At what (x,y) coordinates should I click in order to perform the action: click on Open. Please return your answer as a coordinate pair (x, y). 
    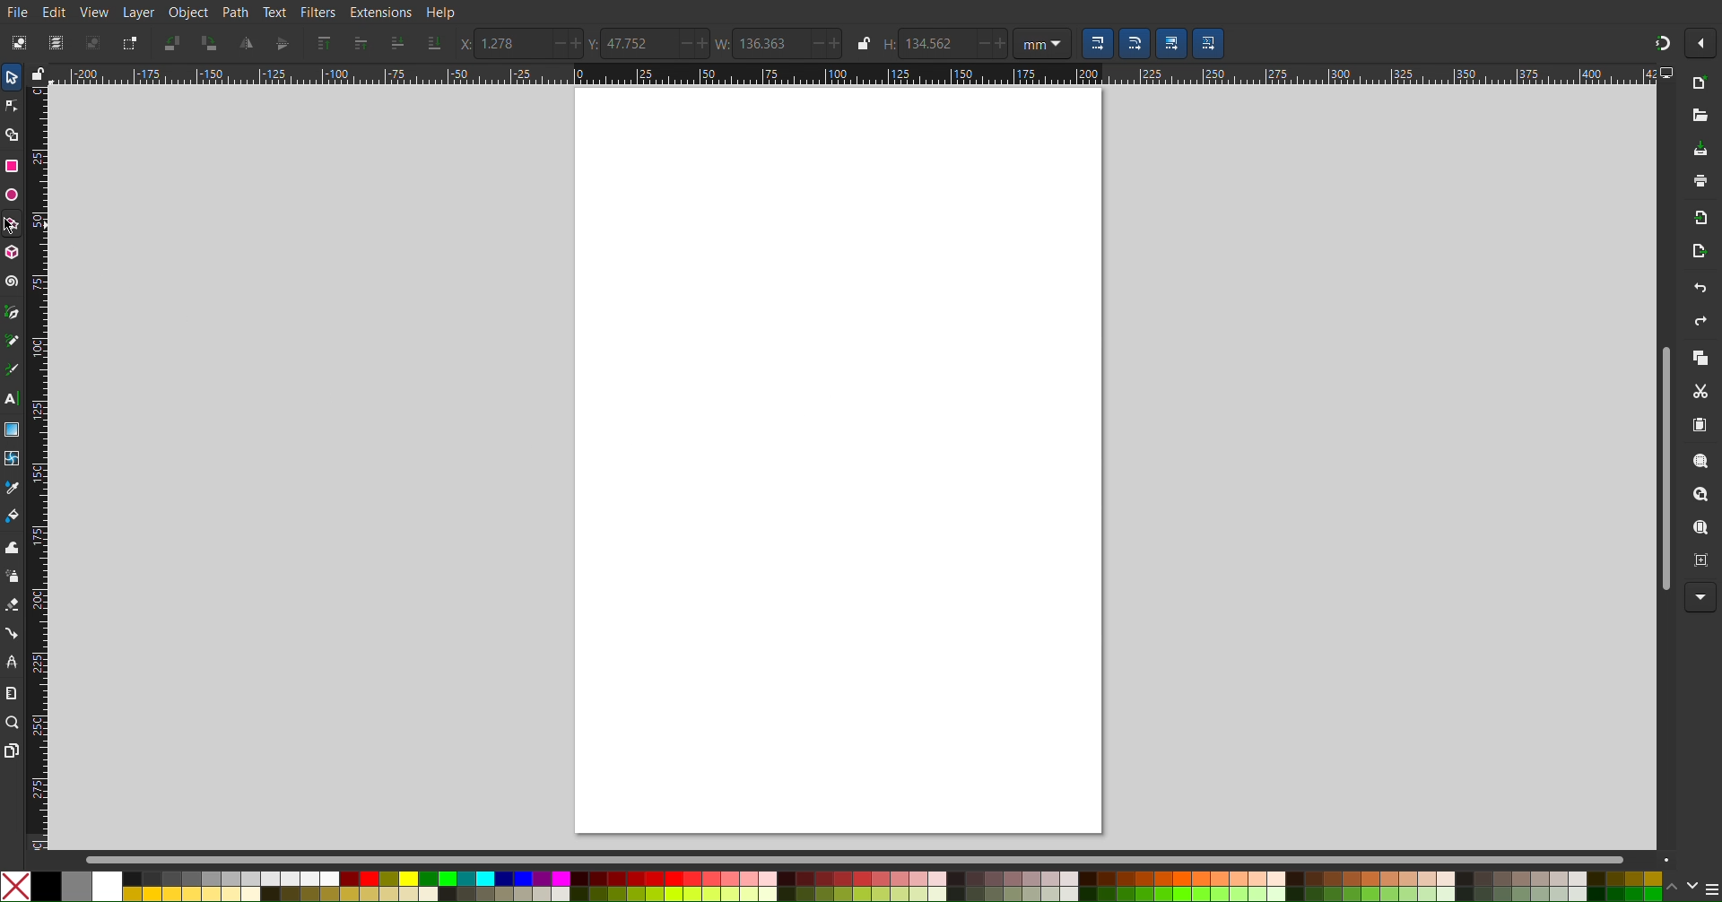
    Looking at the image, I should click on (1701, 116).